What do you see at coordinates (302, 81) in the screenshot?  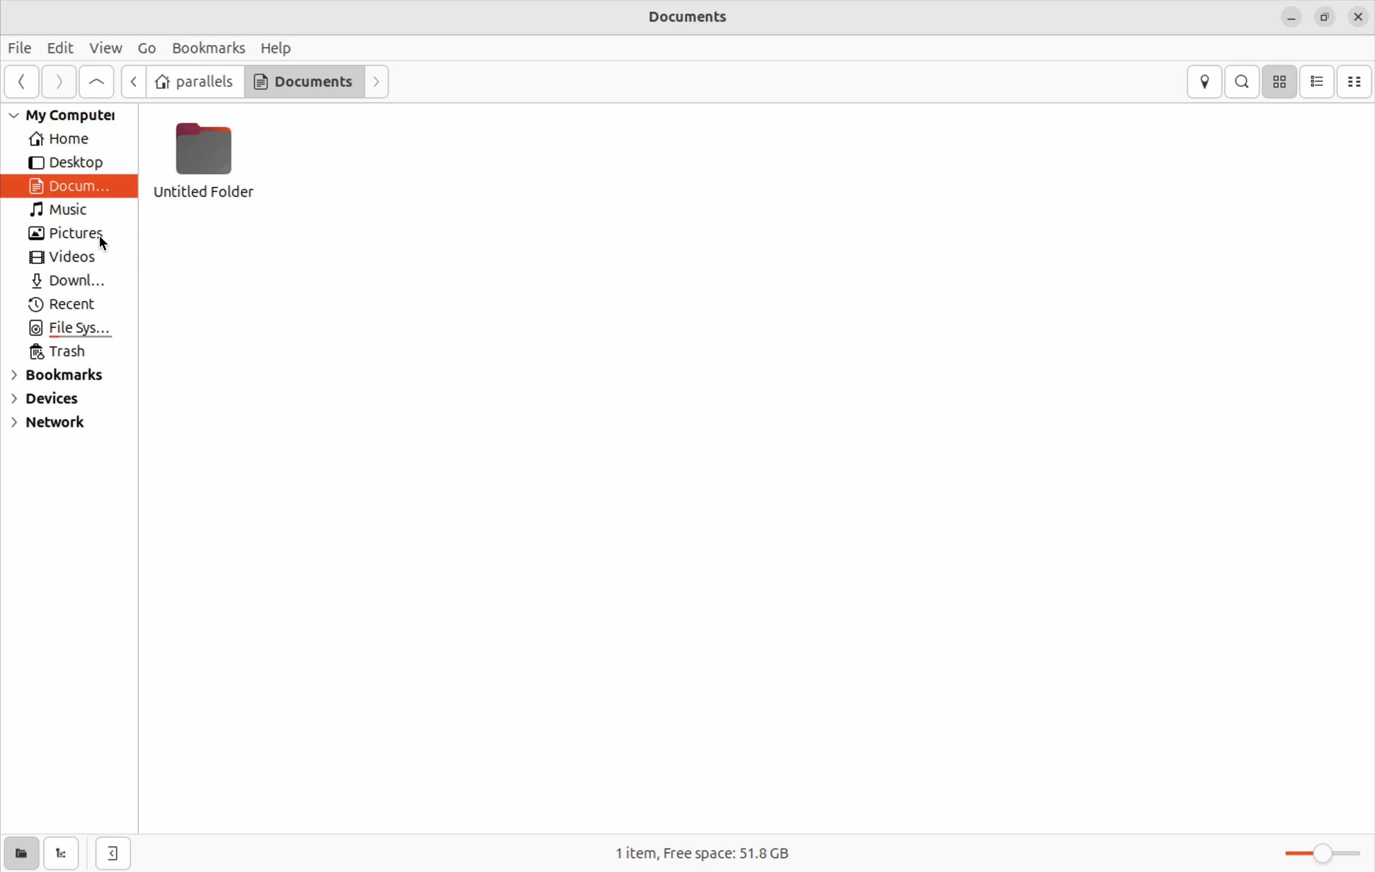 I see `Documents` at bounding box center [302, 81].